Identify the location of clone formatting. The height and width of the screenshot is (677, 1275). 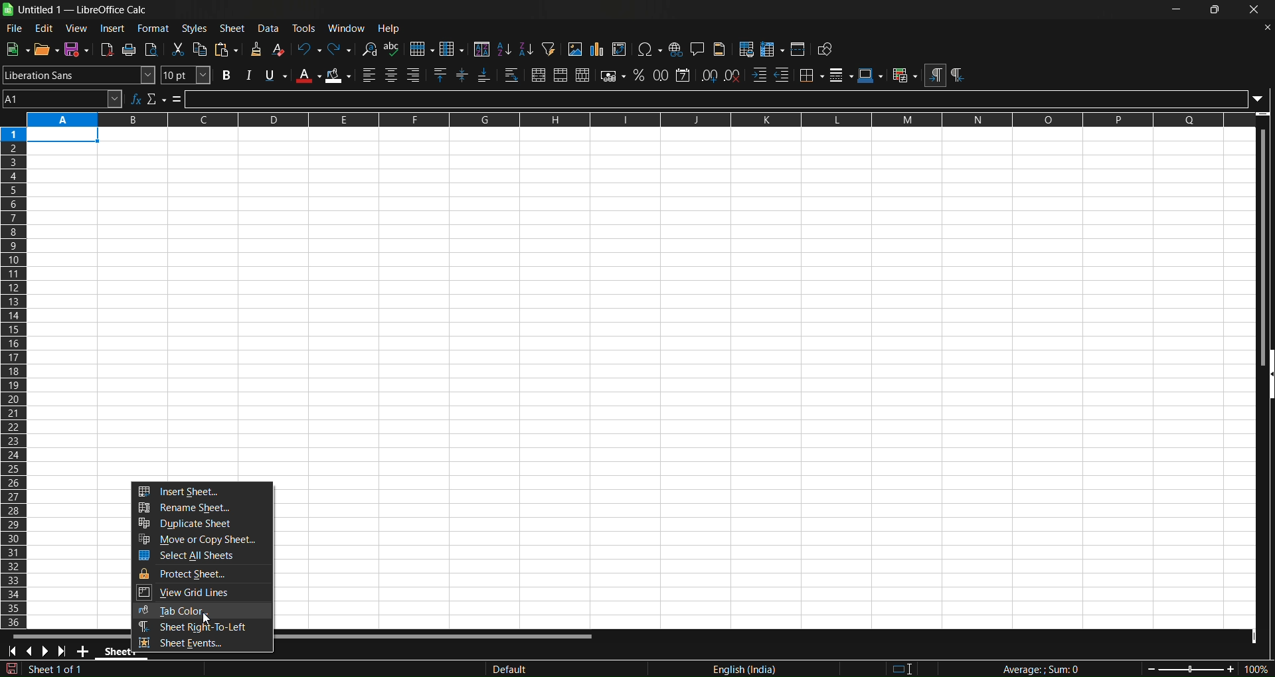
(255, 50).